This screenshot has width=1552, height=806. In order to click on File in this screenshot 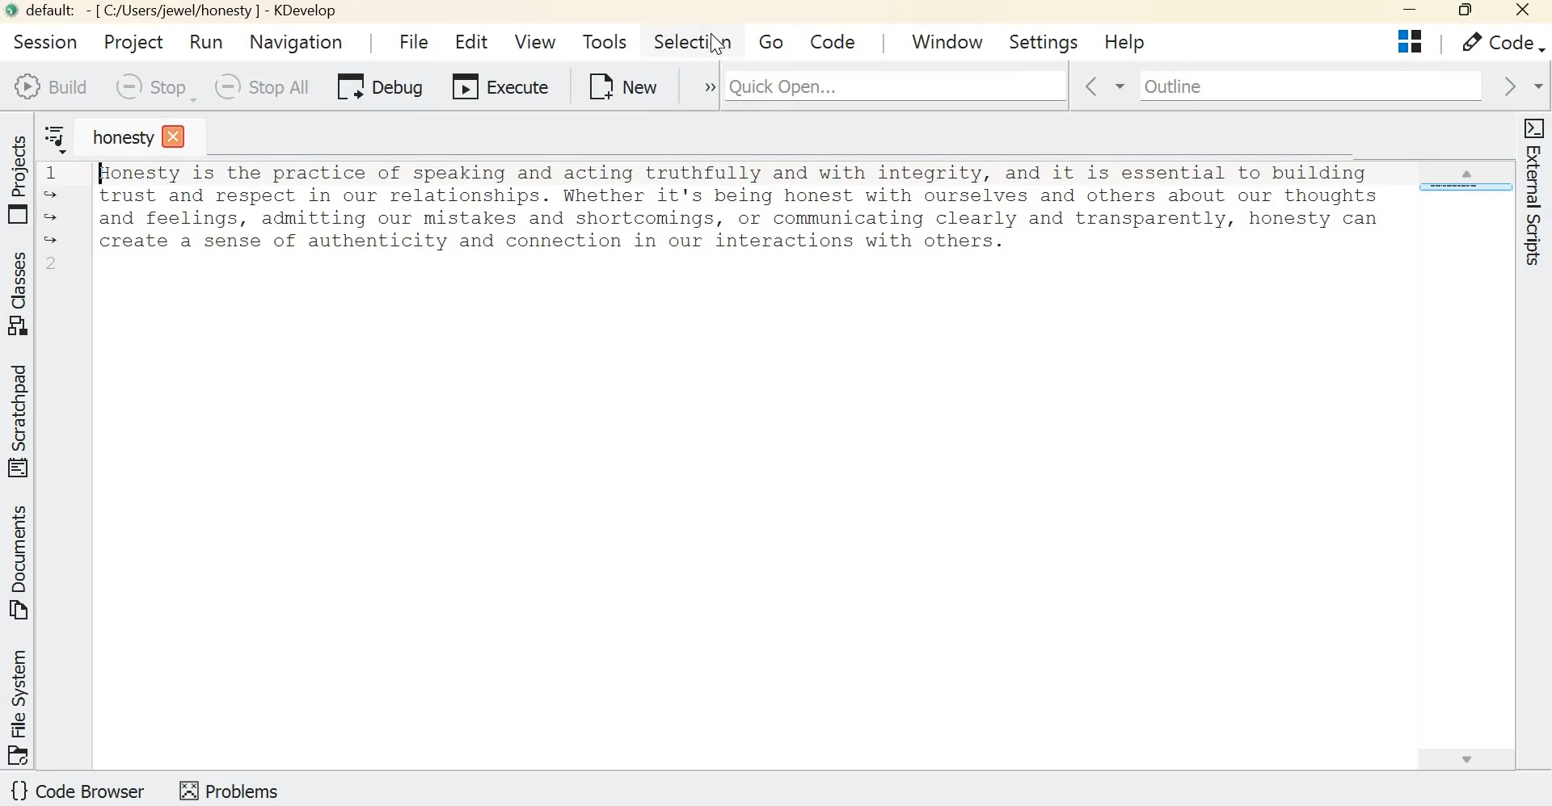, I will do `click(410, 40)`.